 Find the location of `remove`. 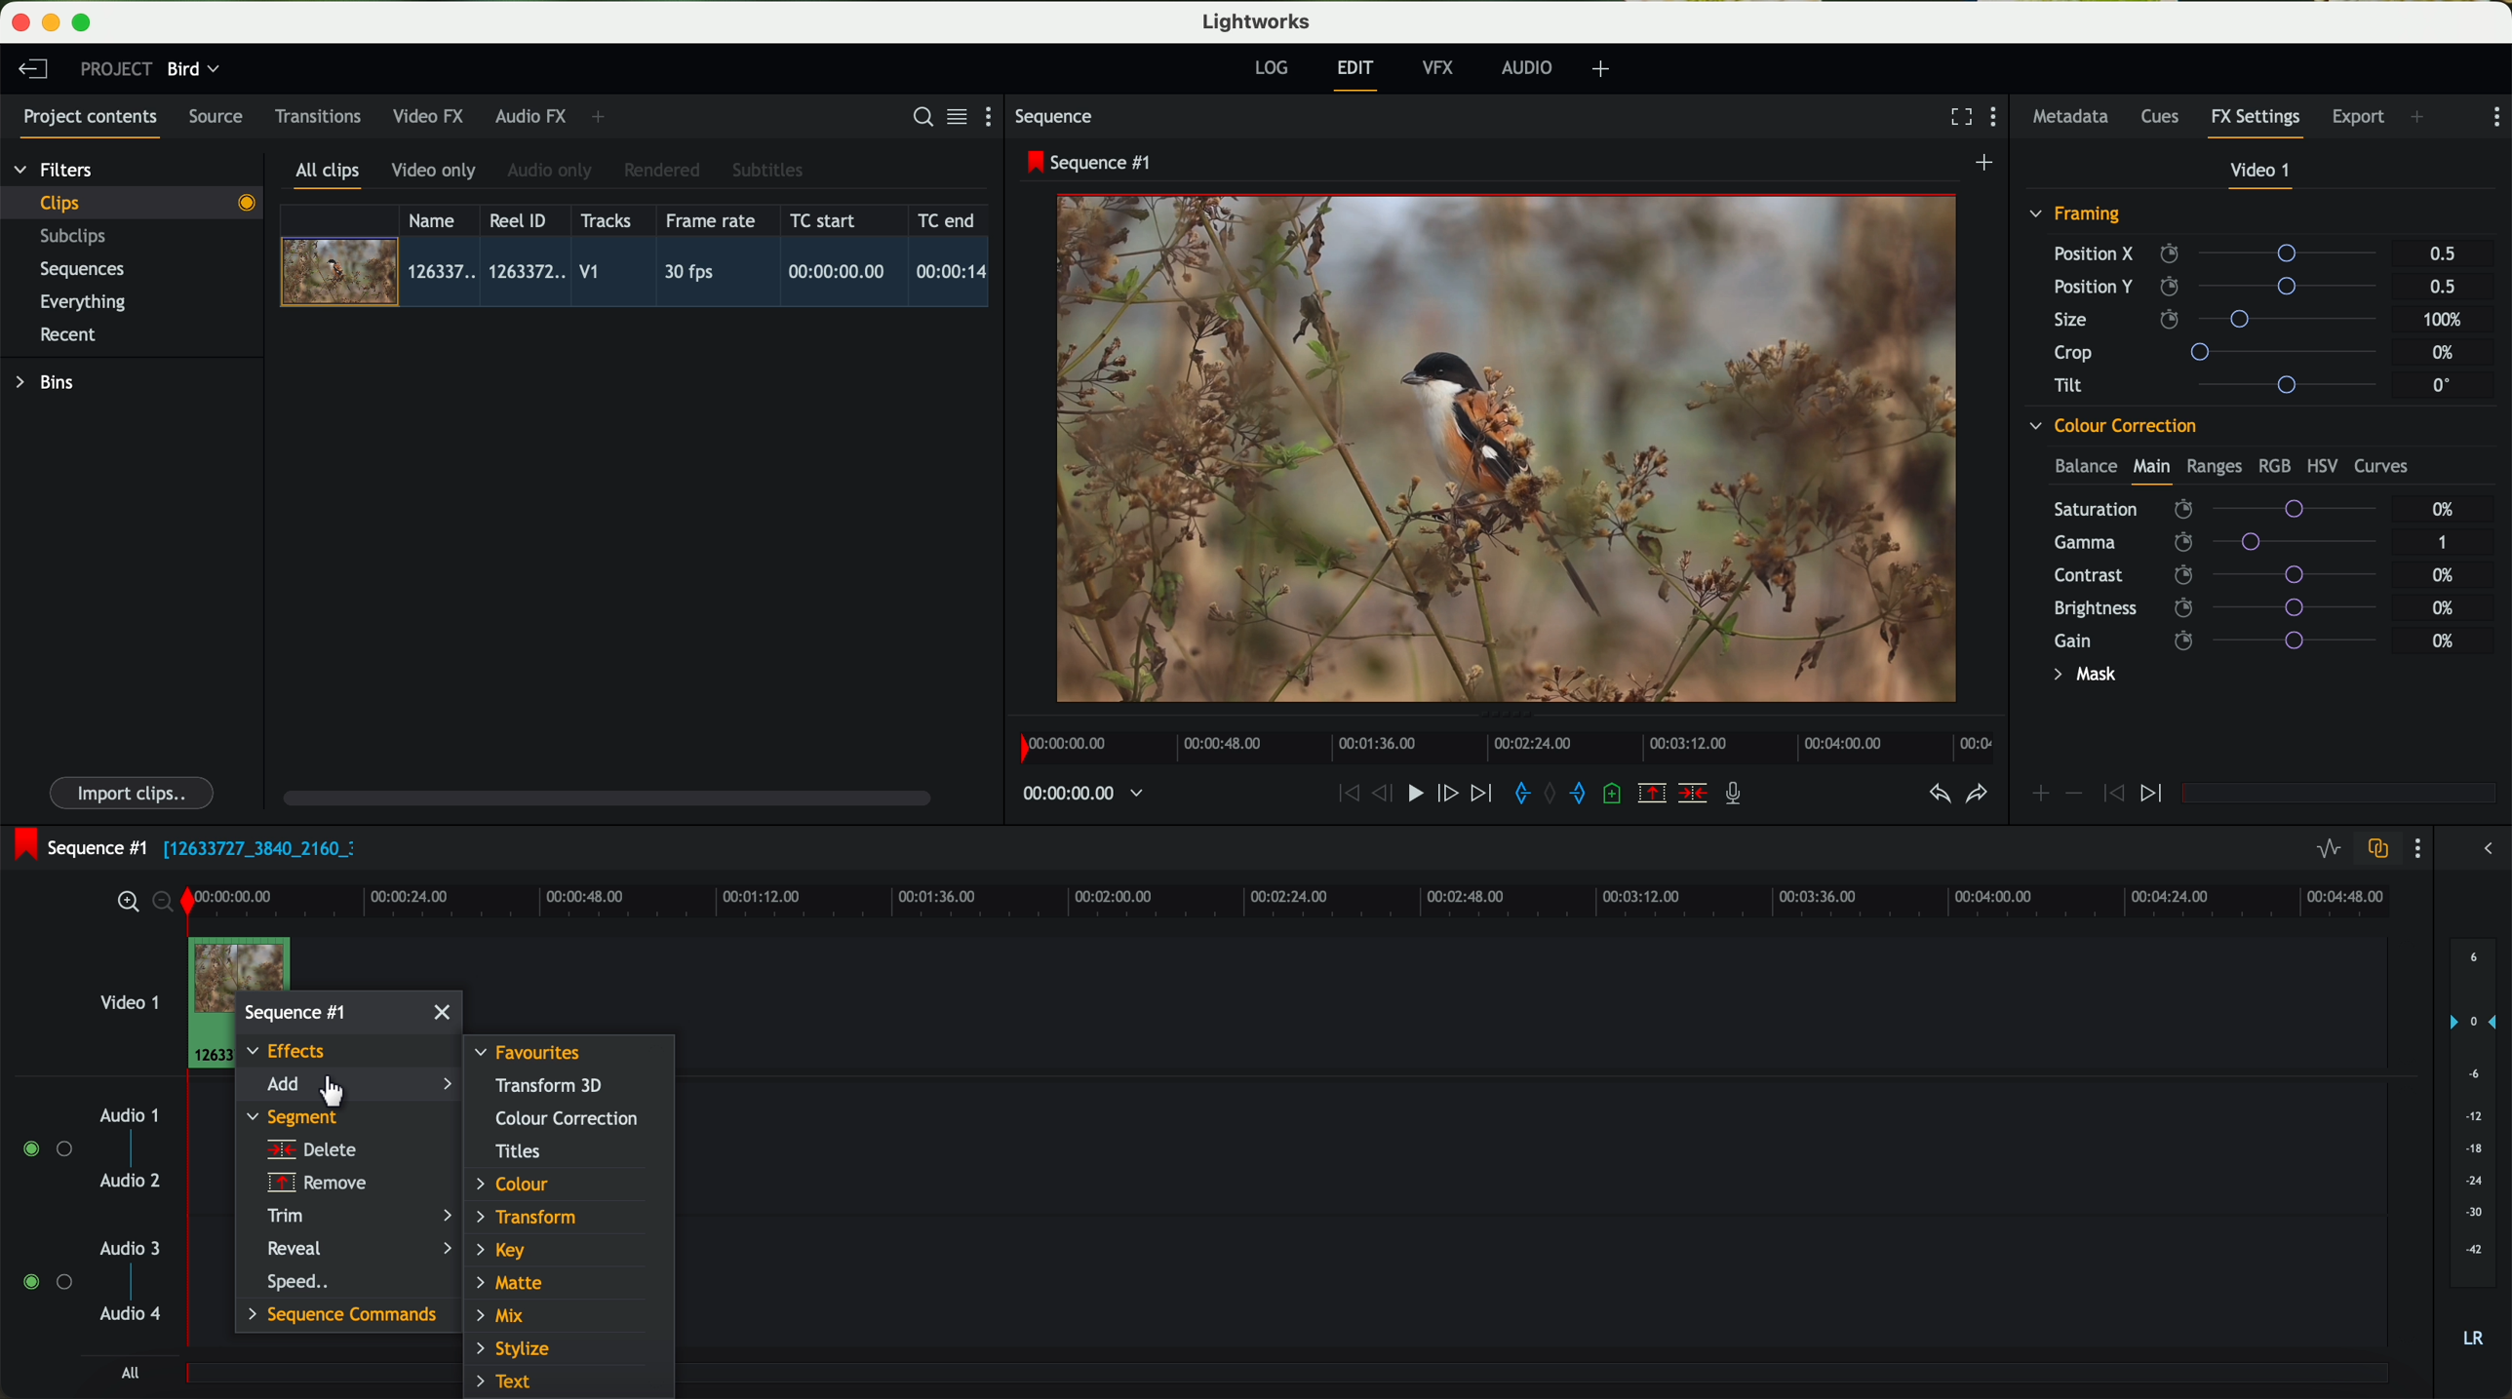

remove is located at coordinates (318, 1183).